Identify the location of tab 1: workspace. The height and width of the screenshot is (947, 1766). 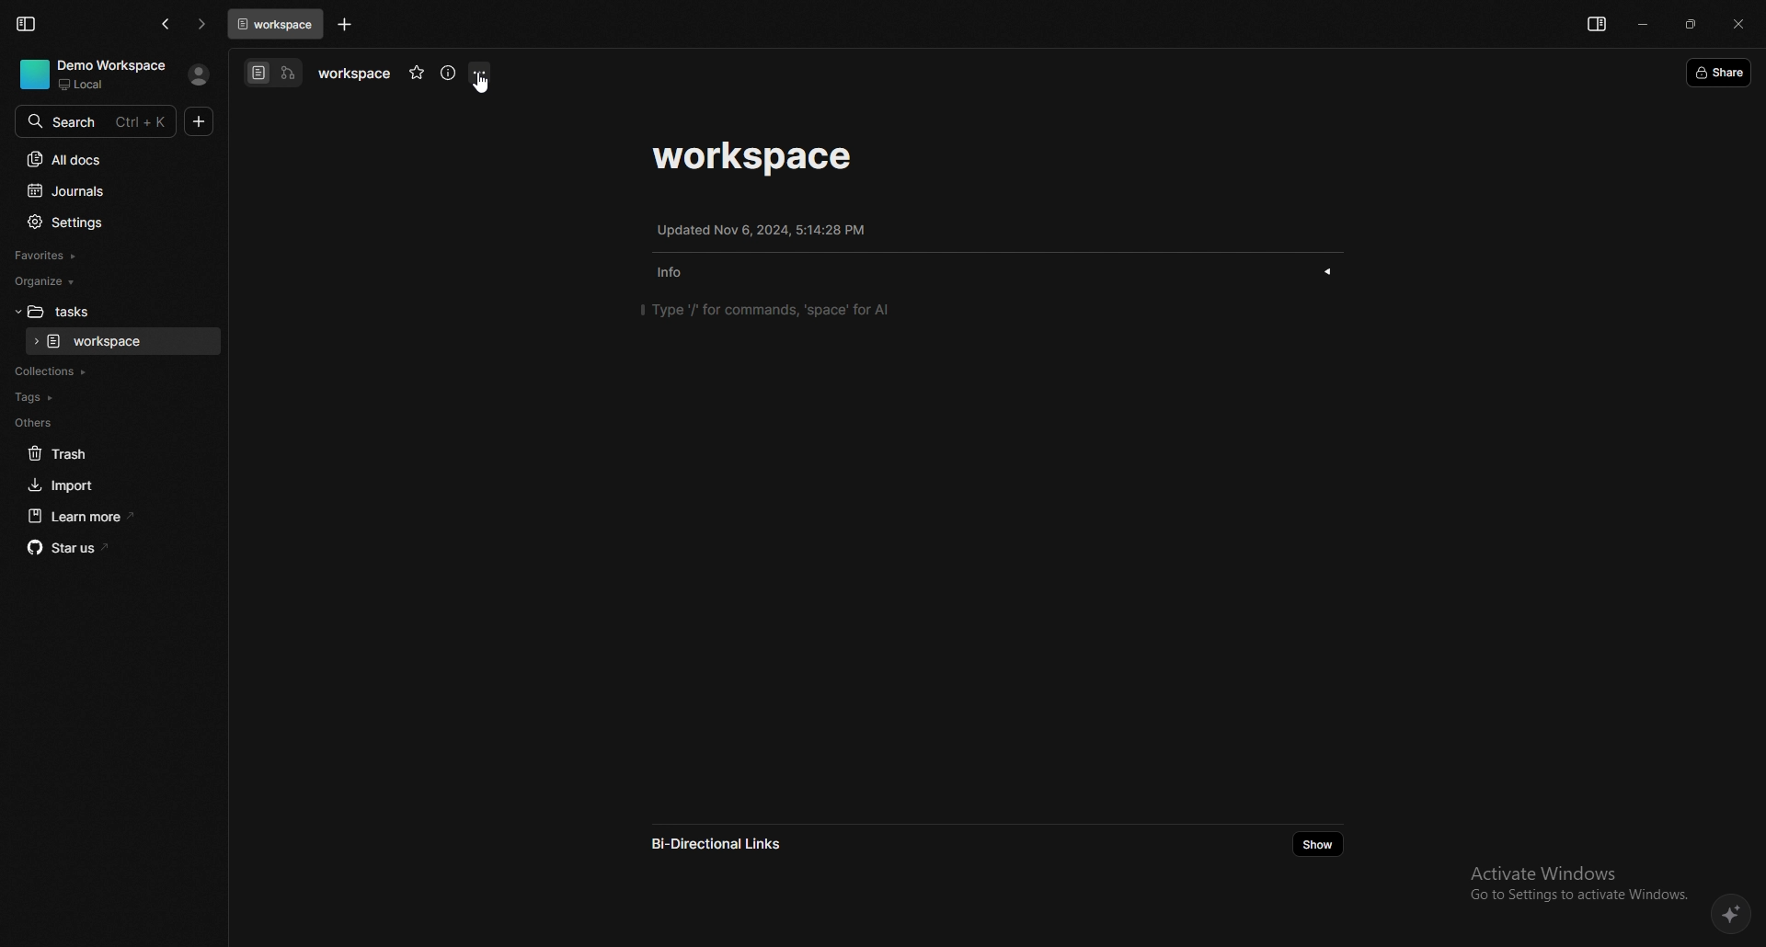
(274, 24).